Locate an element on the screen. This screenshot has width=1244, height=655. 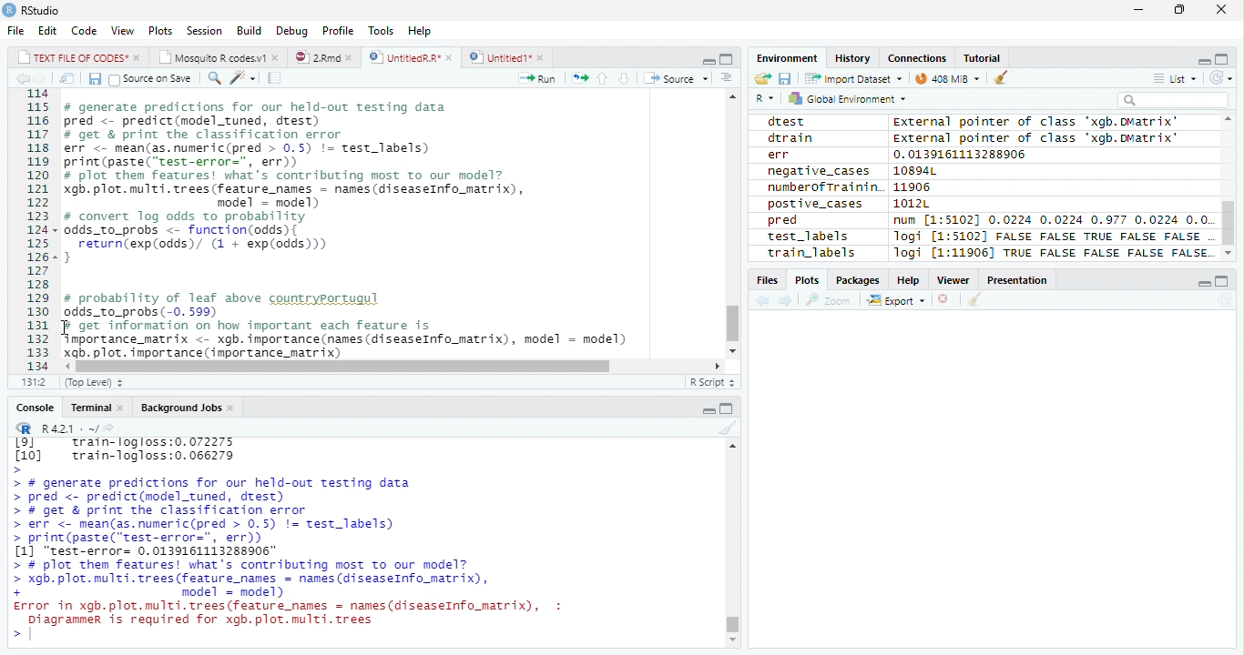
Previous is located at coordinates (760, 299).